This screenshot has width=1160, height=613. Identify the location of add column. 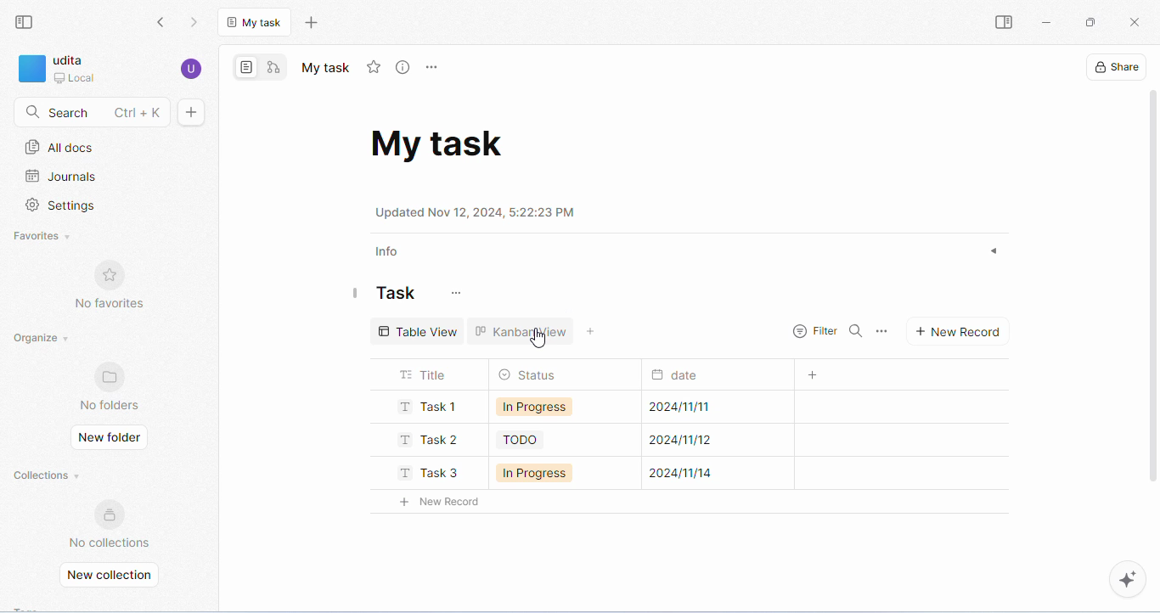
(811, 375).